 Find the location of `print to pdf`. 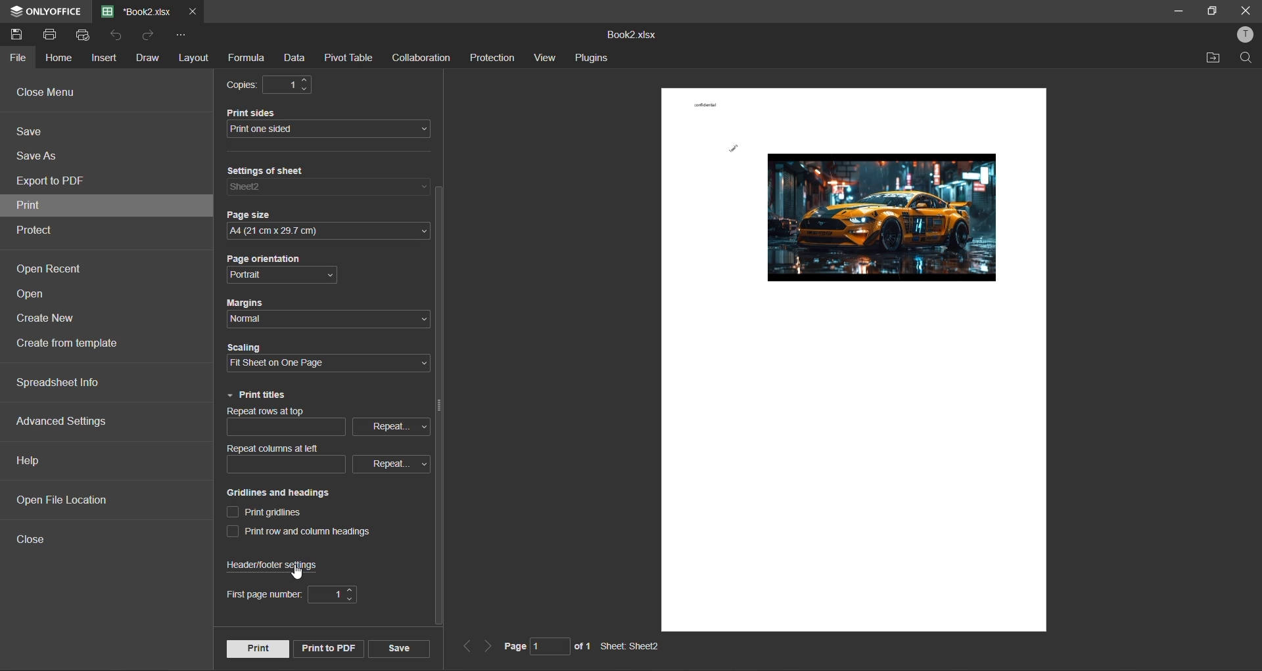

print to pdf is located at coordinates (329, 649).